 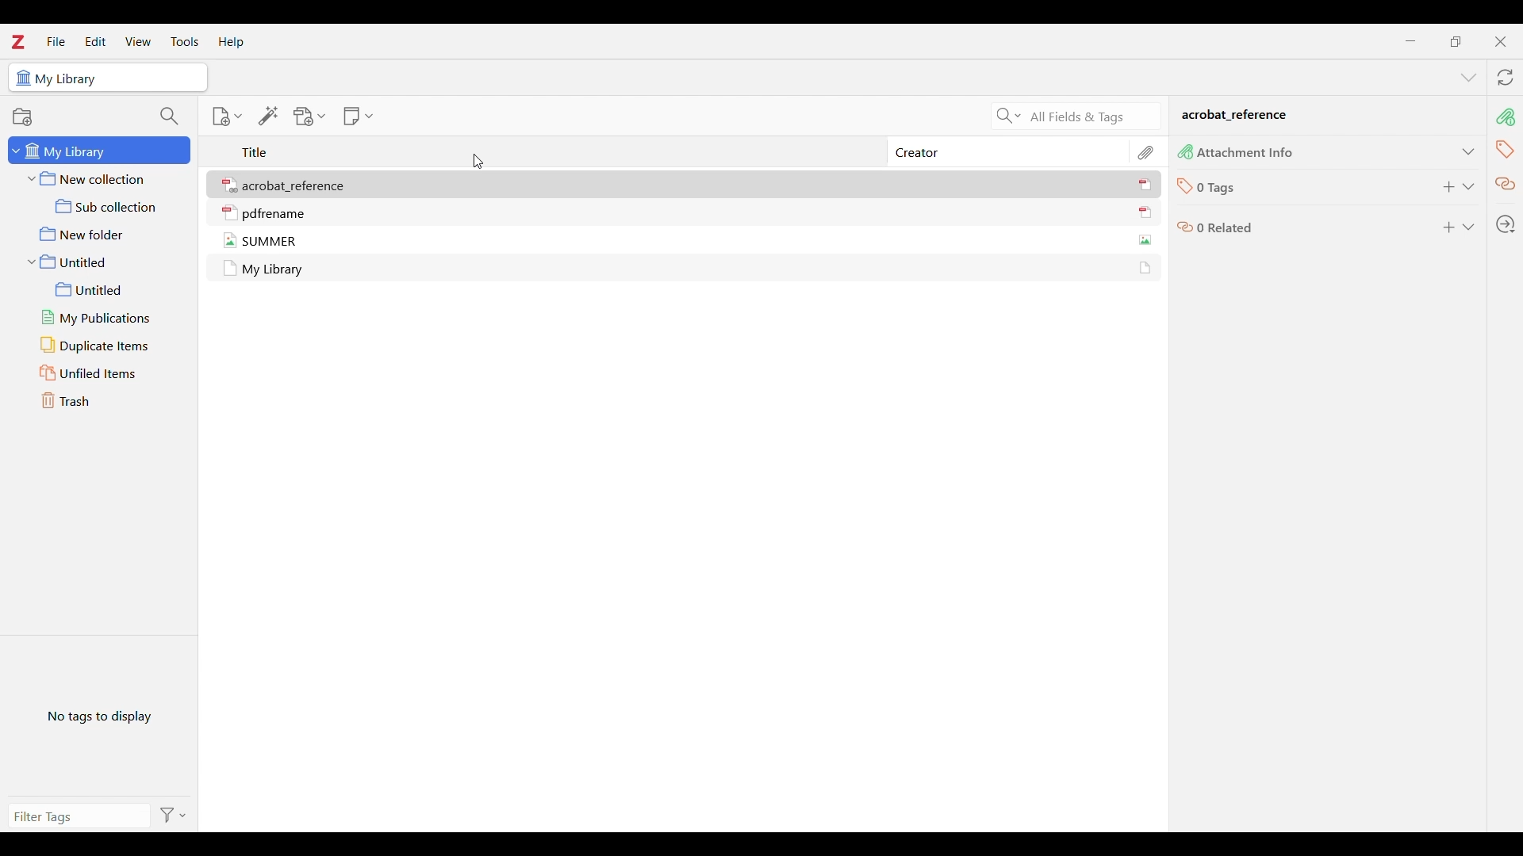 What do you see at coordinates (1505, 224) in the screenshot?
I see `Locate` at bounding box center [1505, 224].